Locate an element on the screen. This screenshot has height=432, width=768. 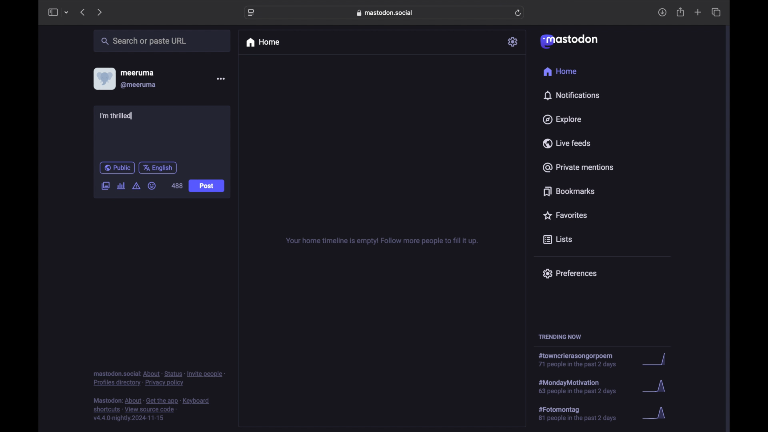
@meeruma is located at coordinates (139, 85).